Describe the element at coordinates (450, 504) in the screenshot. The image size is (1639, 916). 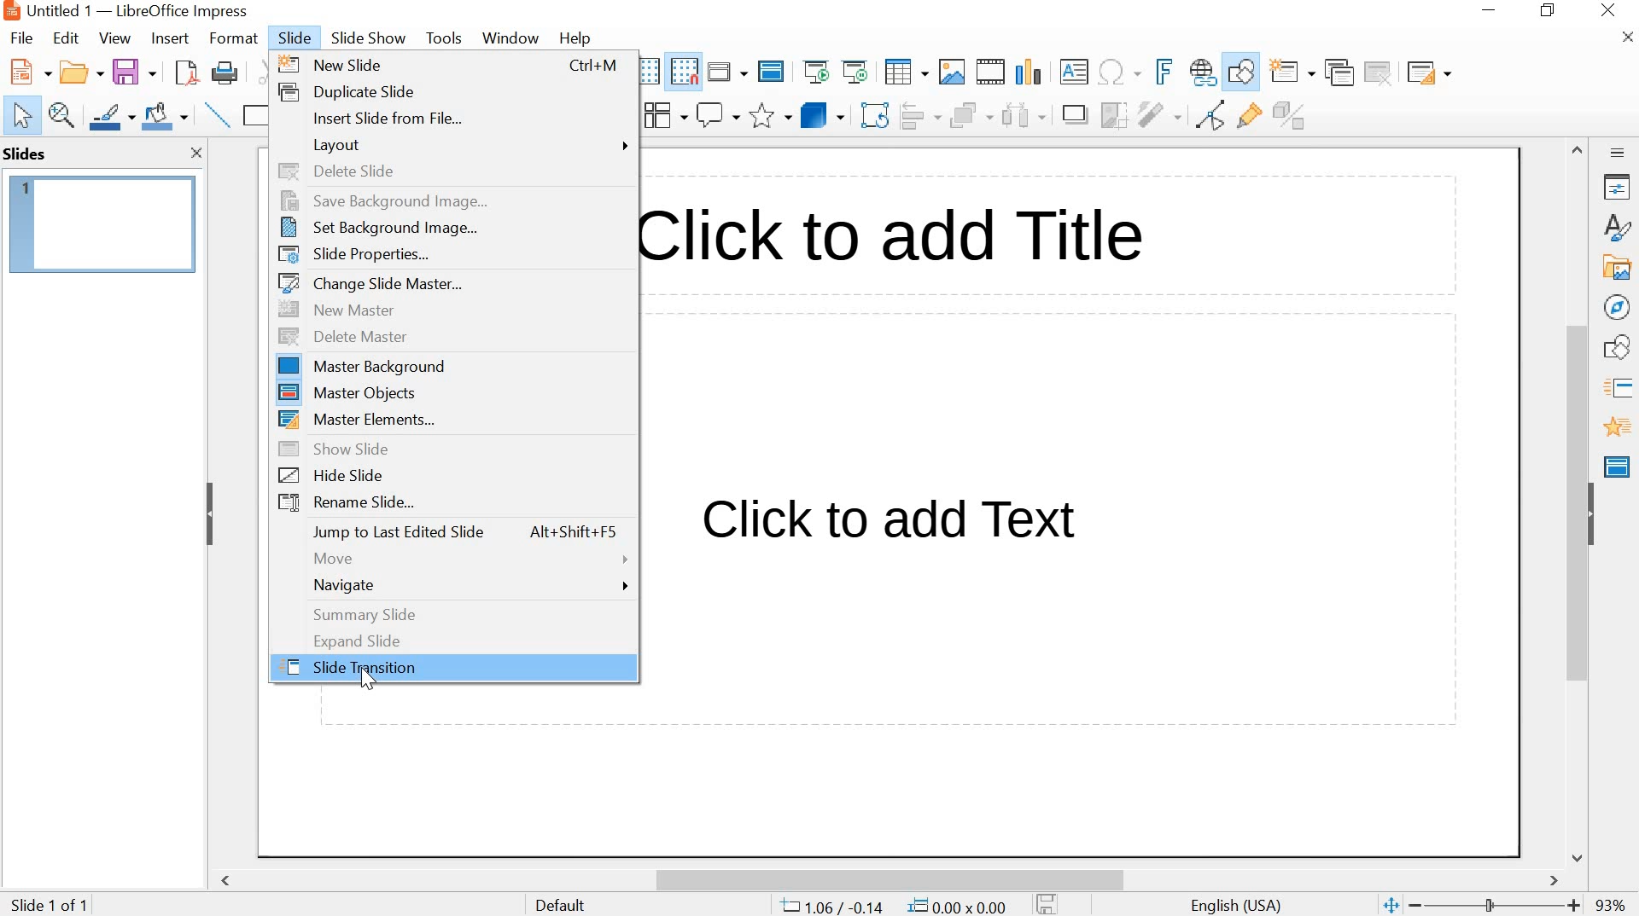
I see `RENAME SLIDE` at that location.